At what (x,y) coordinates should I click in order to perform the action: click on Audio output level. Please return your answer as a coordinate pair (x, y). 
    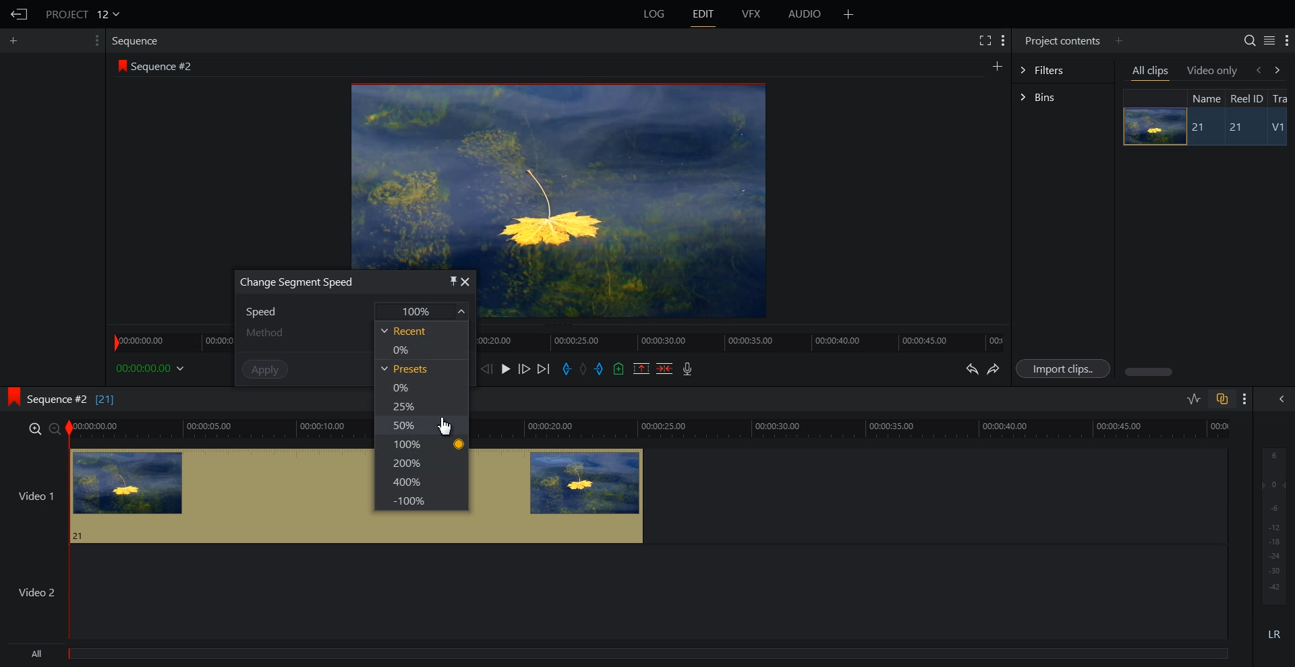
    Looking at the image, I should click on (1271, 524).